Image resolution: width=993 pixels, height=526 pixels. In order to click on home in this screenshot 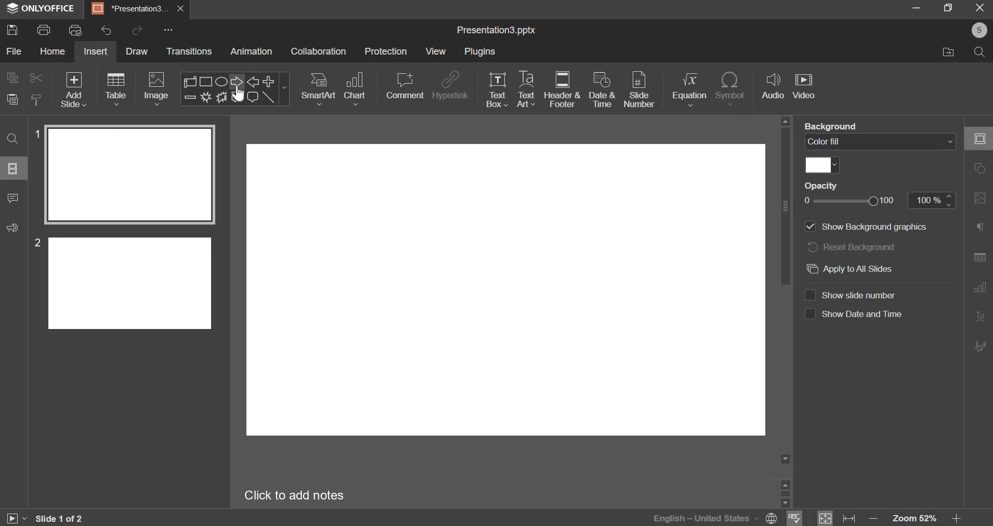, I will do `click(53, 51)`.